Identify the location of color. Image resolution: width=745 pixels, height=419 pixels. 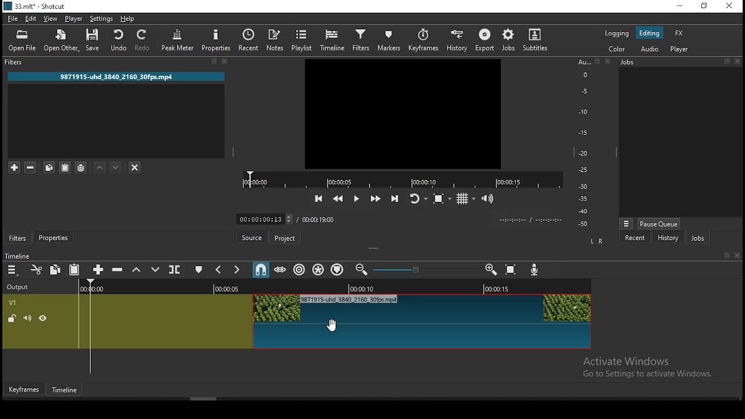
(619, 50).